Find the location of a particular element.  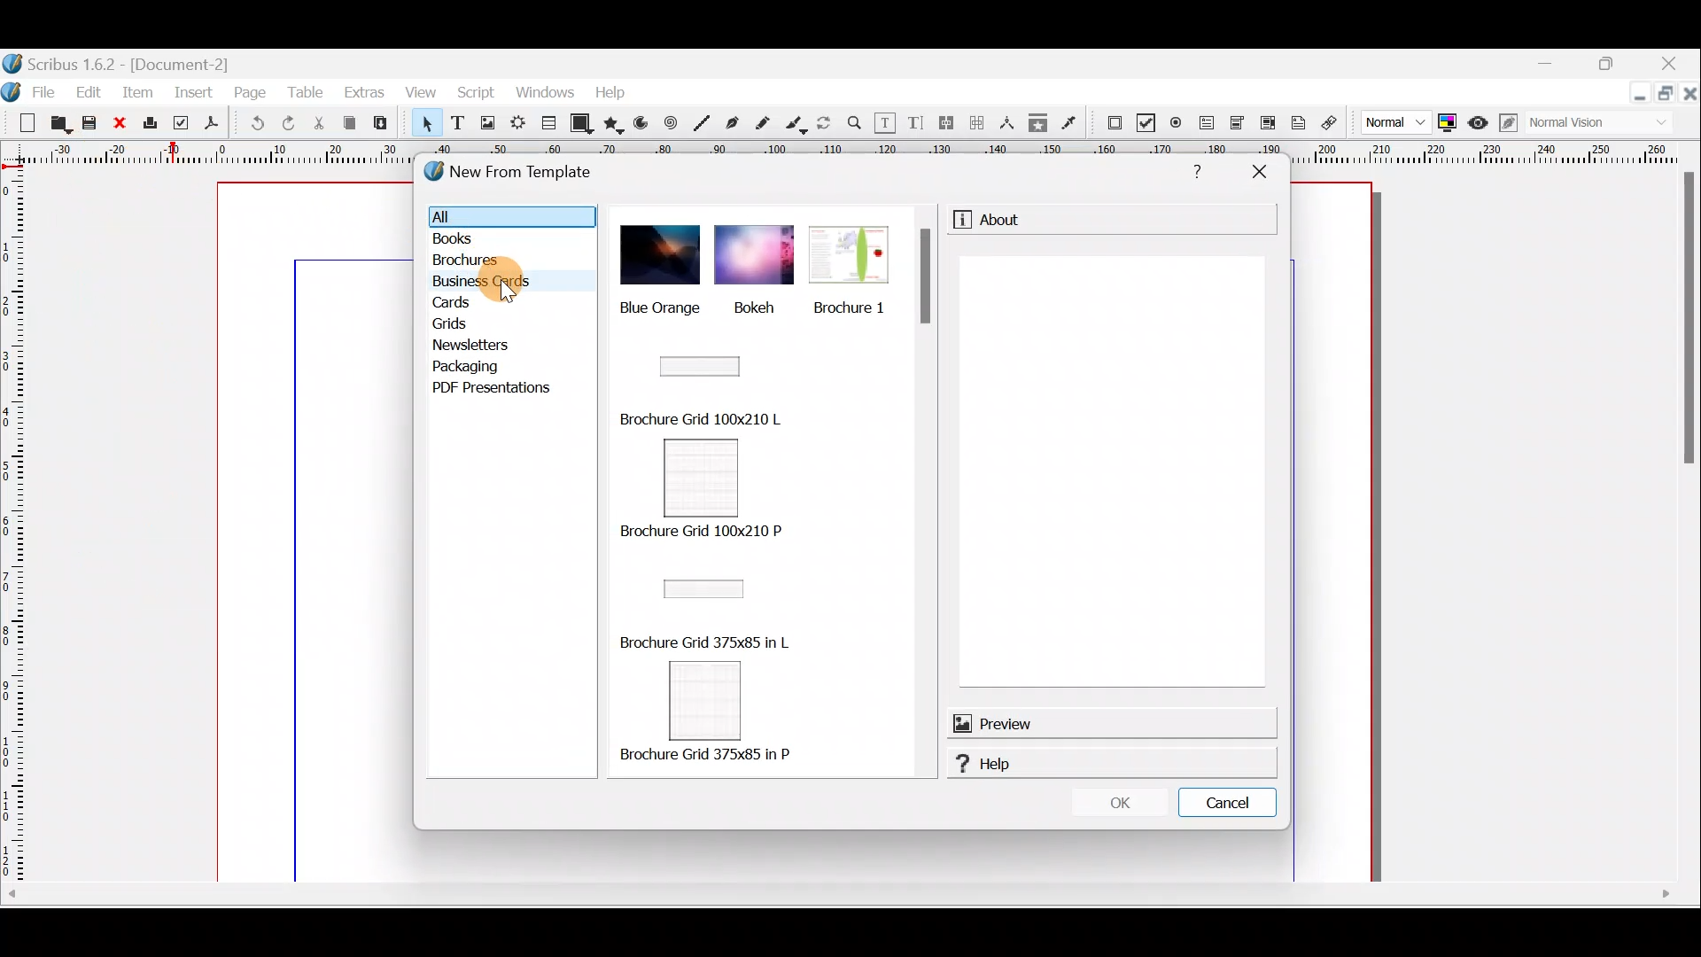

New from template is located at coordinates (523, 175).